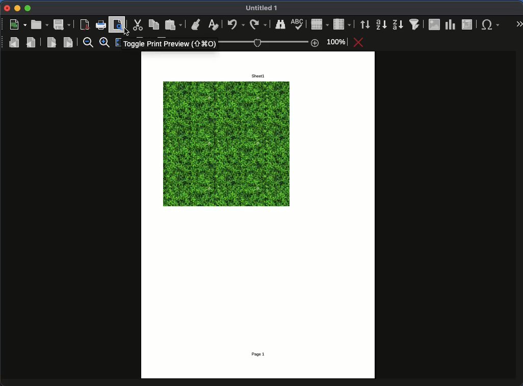 The image size is (523, 386). I want to click on clone formatting, so click(196, 24).